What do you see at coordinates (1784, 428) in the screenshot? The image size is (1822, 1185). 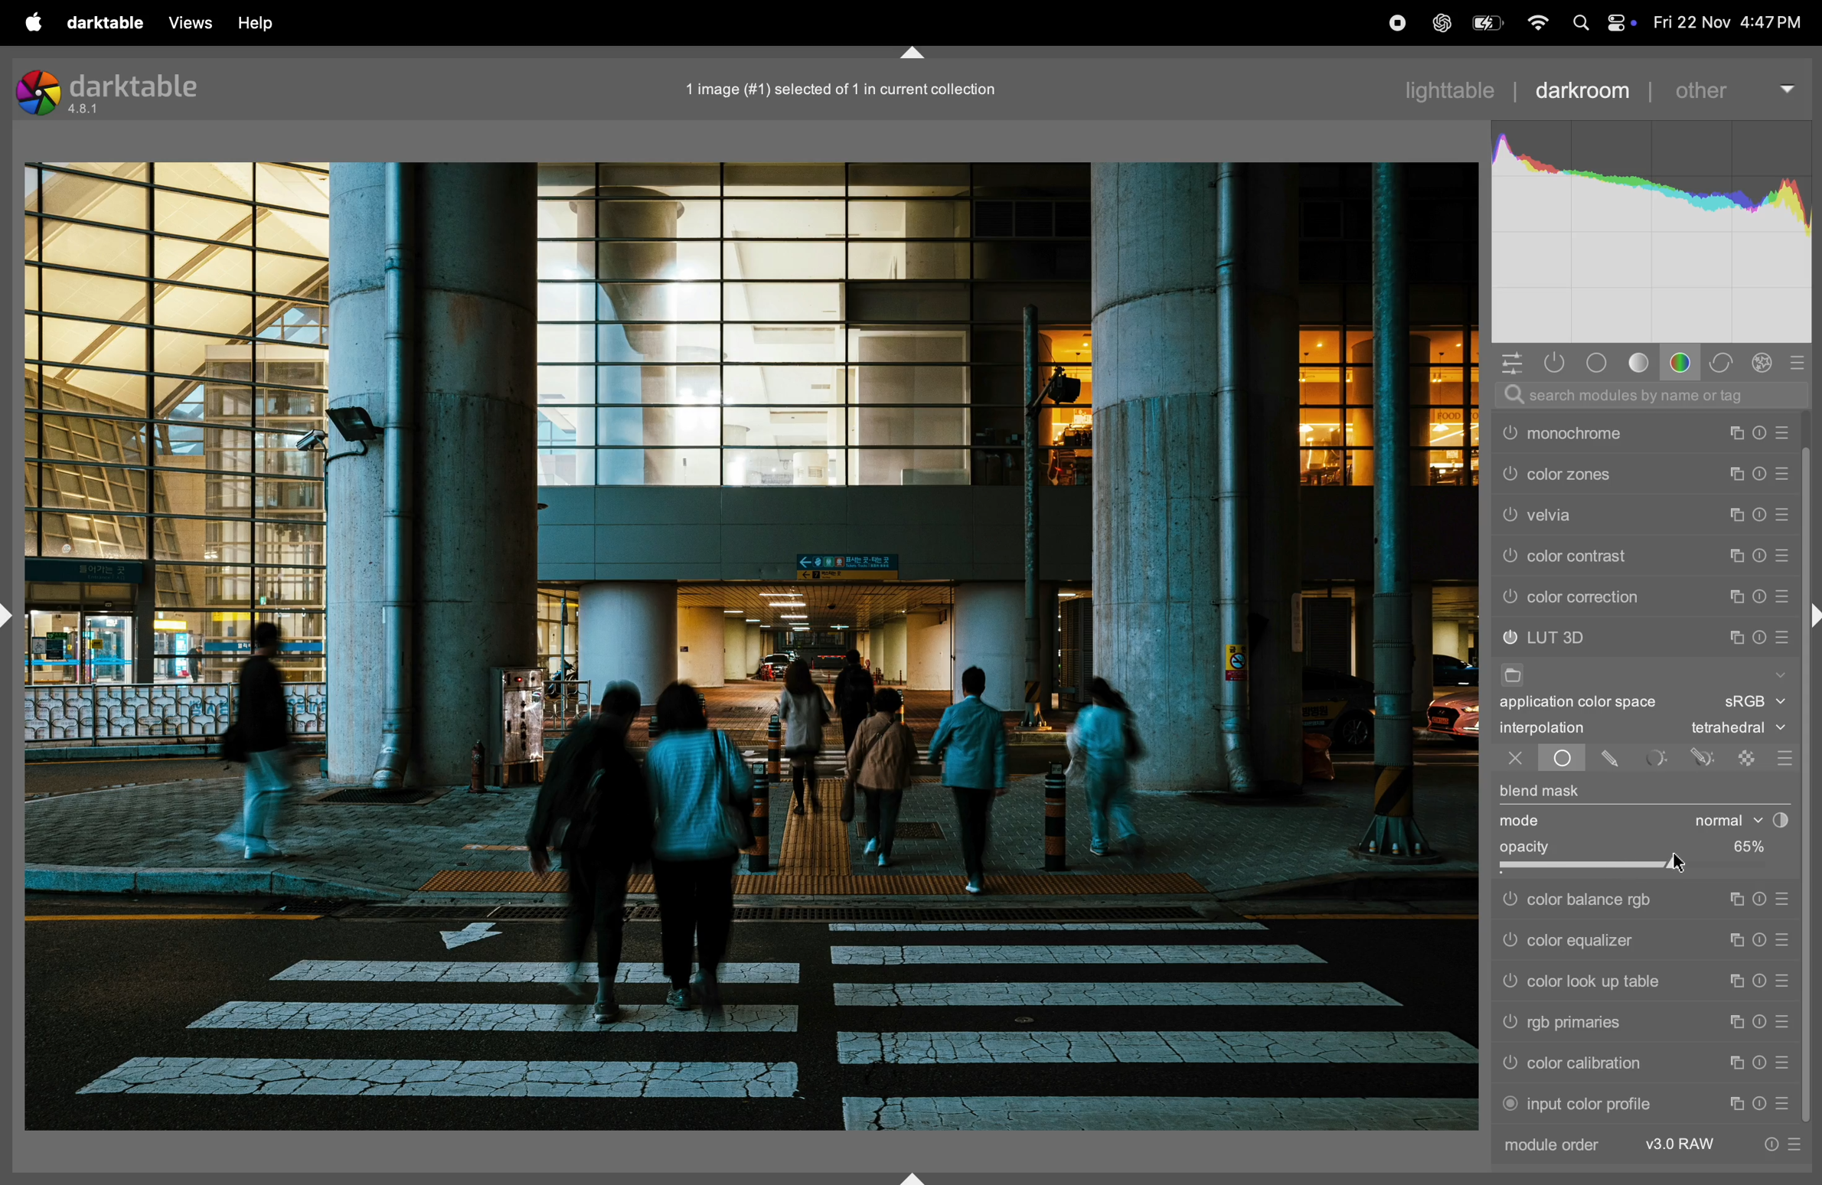 I see `presets` at bounding box center [1784, 428].